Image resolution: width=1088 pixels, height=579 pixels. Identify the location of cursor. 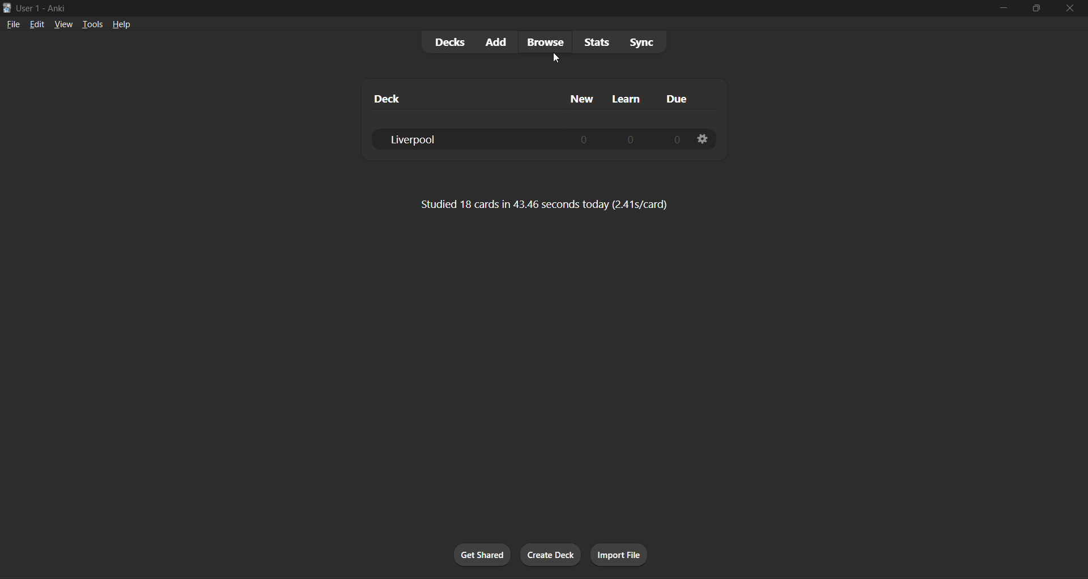
(558, 56).